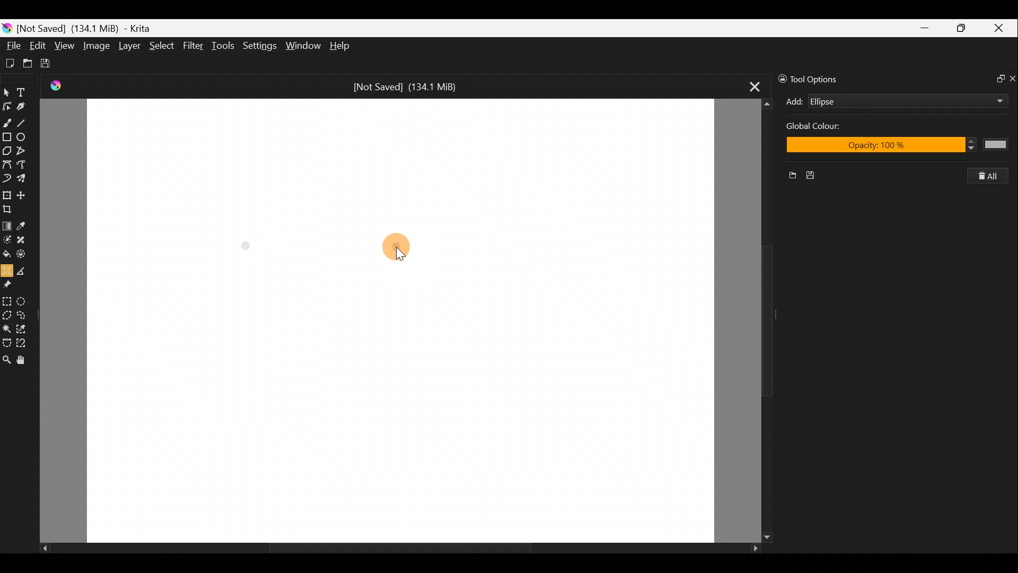 The image size is (1018, 573). I want to click on Calligraphy, so click(25, 105).